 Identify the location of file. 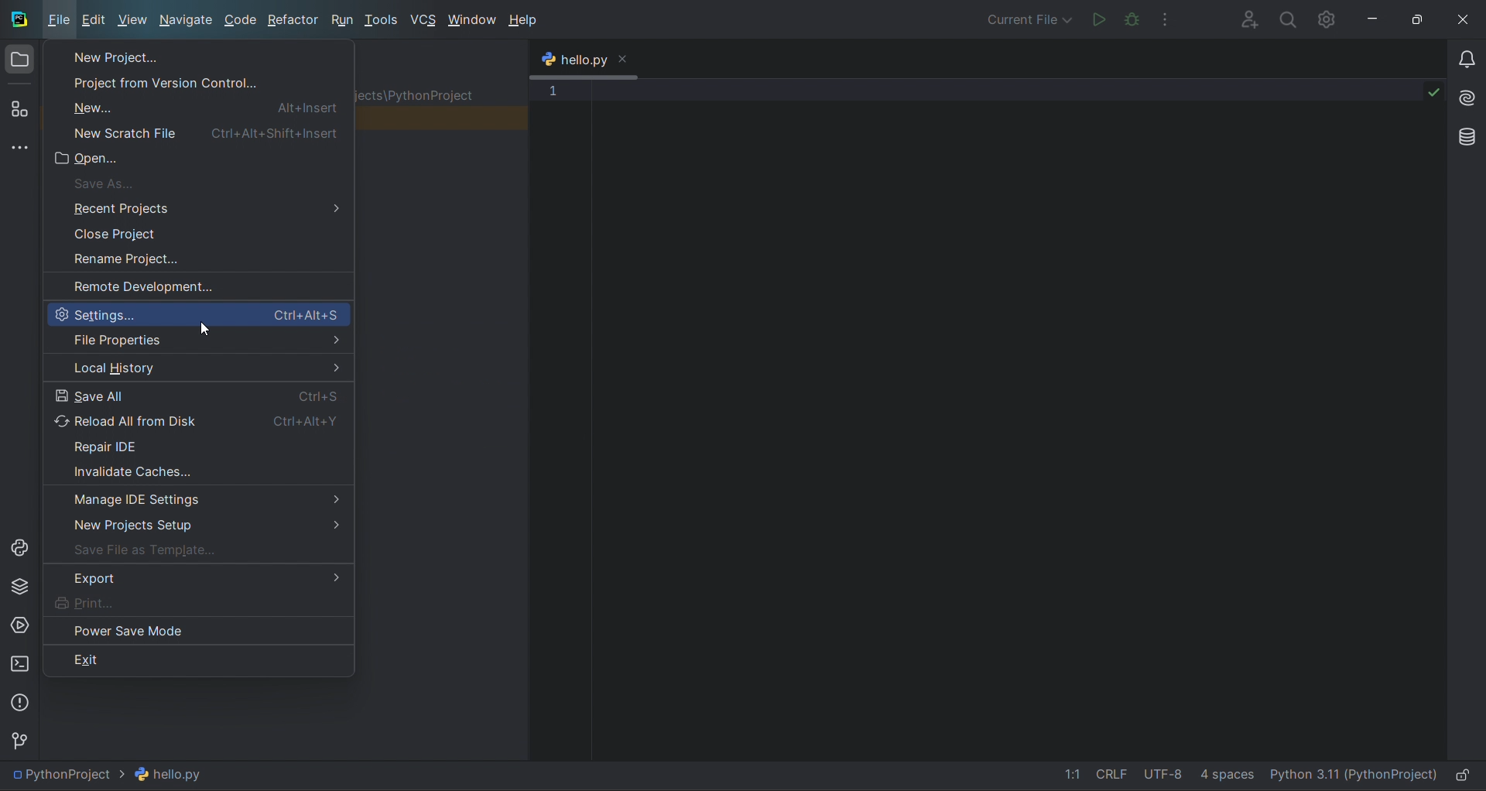
(55, 22).